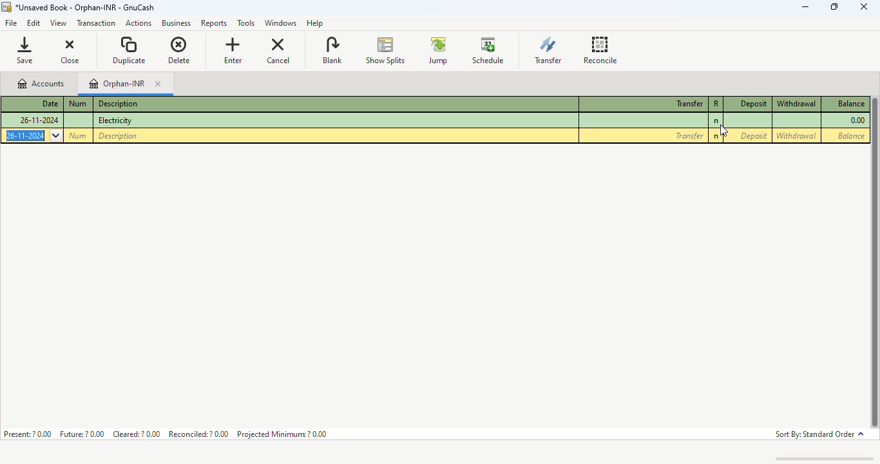 This screenshot has width=880, height=464. Describe the element at coordinates (282, 434) in the screenshot. I see `projected minimum: ? 0.00` at that location.